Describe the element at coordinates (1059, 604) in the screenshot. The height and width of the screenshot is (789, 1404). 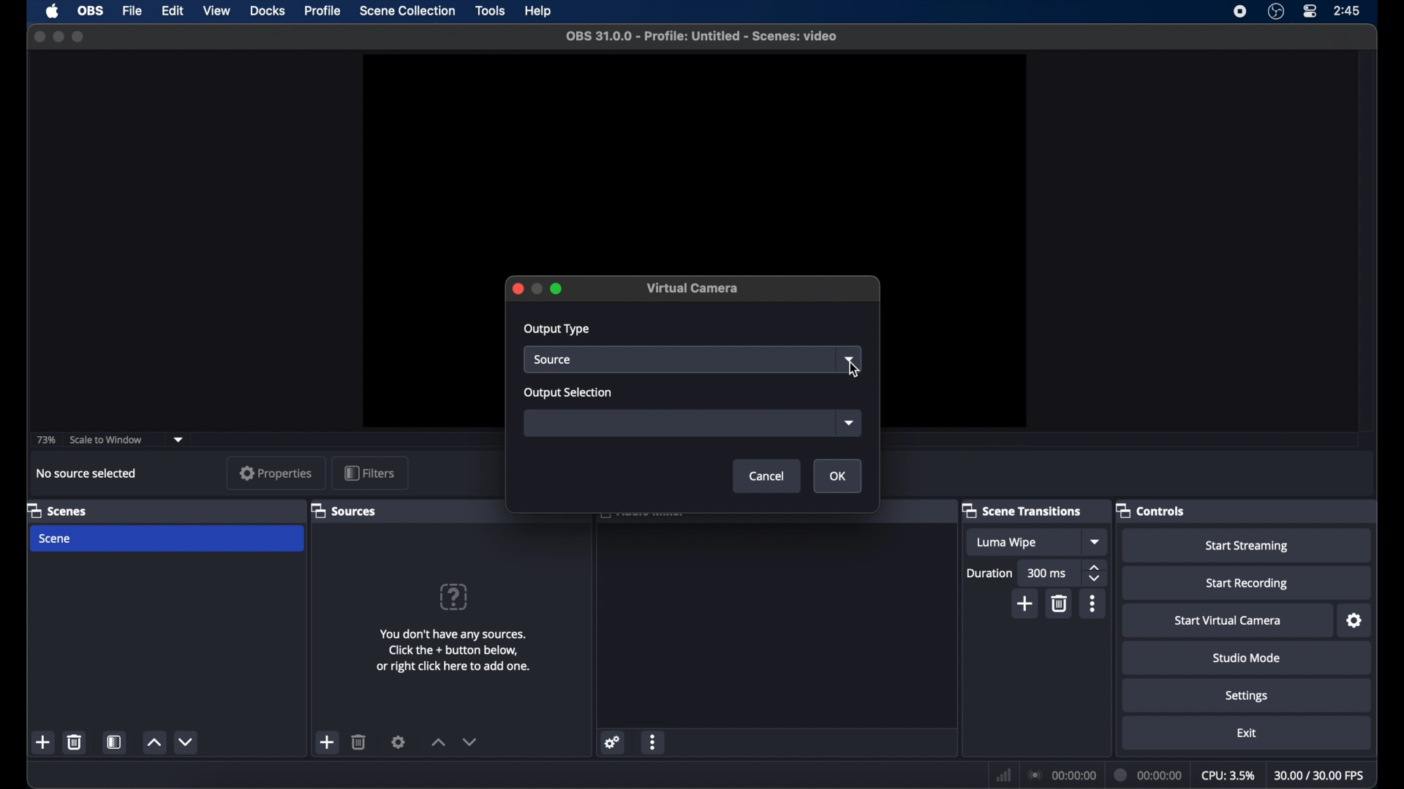
I see `delete` at that location.